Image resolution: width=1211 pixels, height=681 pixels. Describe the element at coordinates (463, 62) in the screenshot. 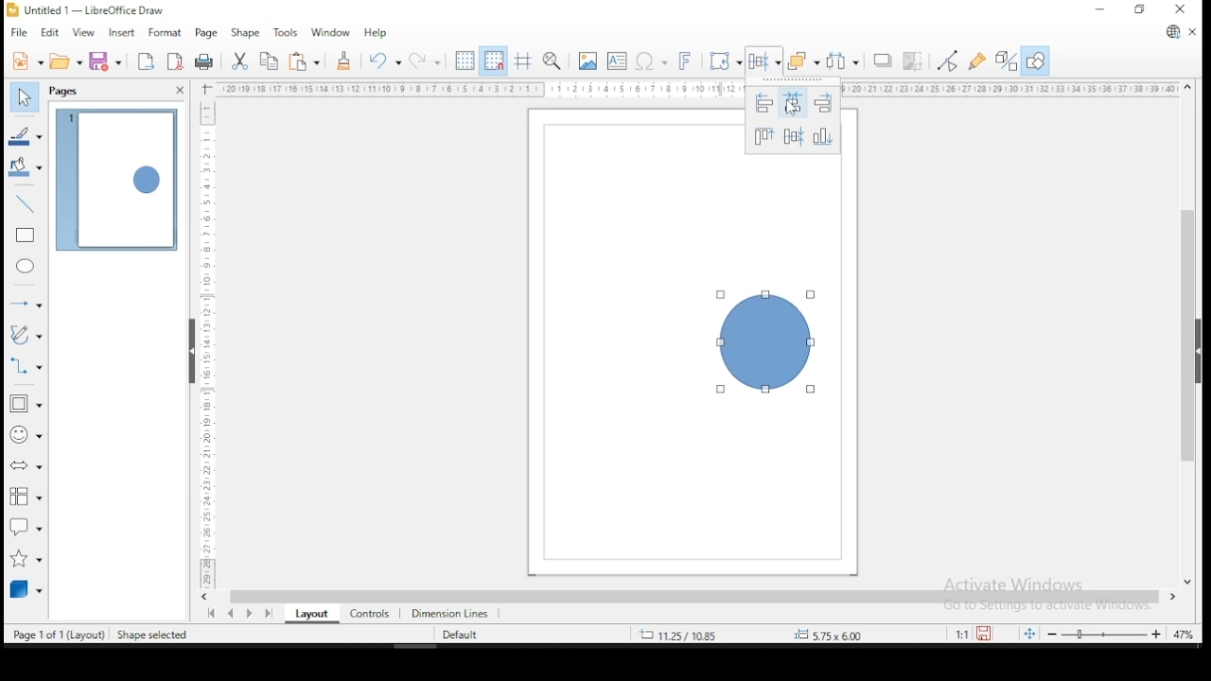

I see `show grids` at that location.